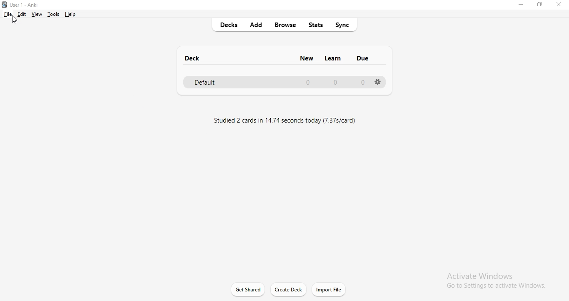 This screenshot has width=569, height=301. I want to click on import file, so click(329, 289).